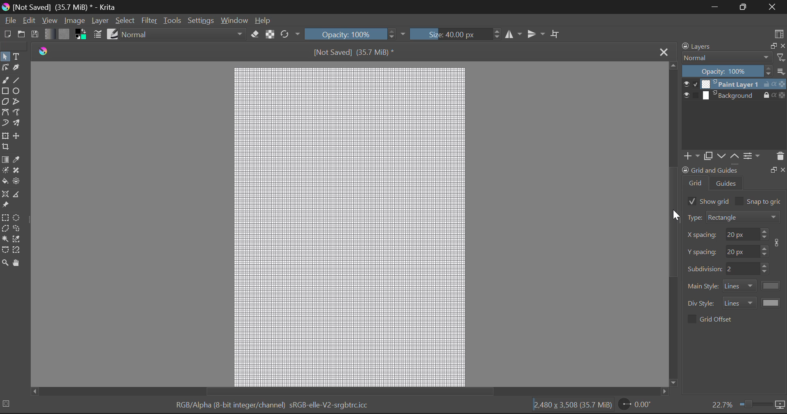 The width and height of the screenshot is (787, 414). Describe the element at coordinates (779, 33) in the screenshot. I see `Choose Workspace` at that location.